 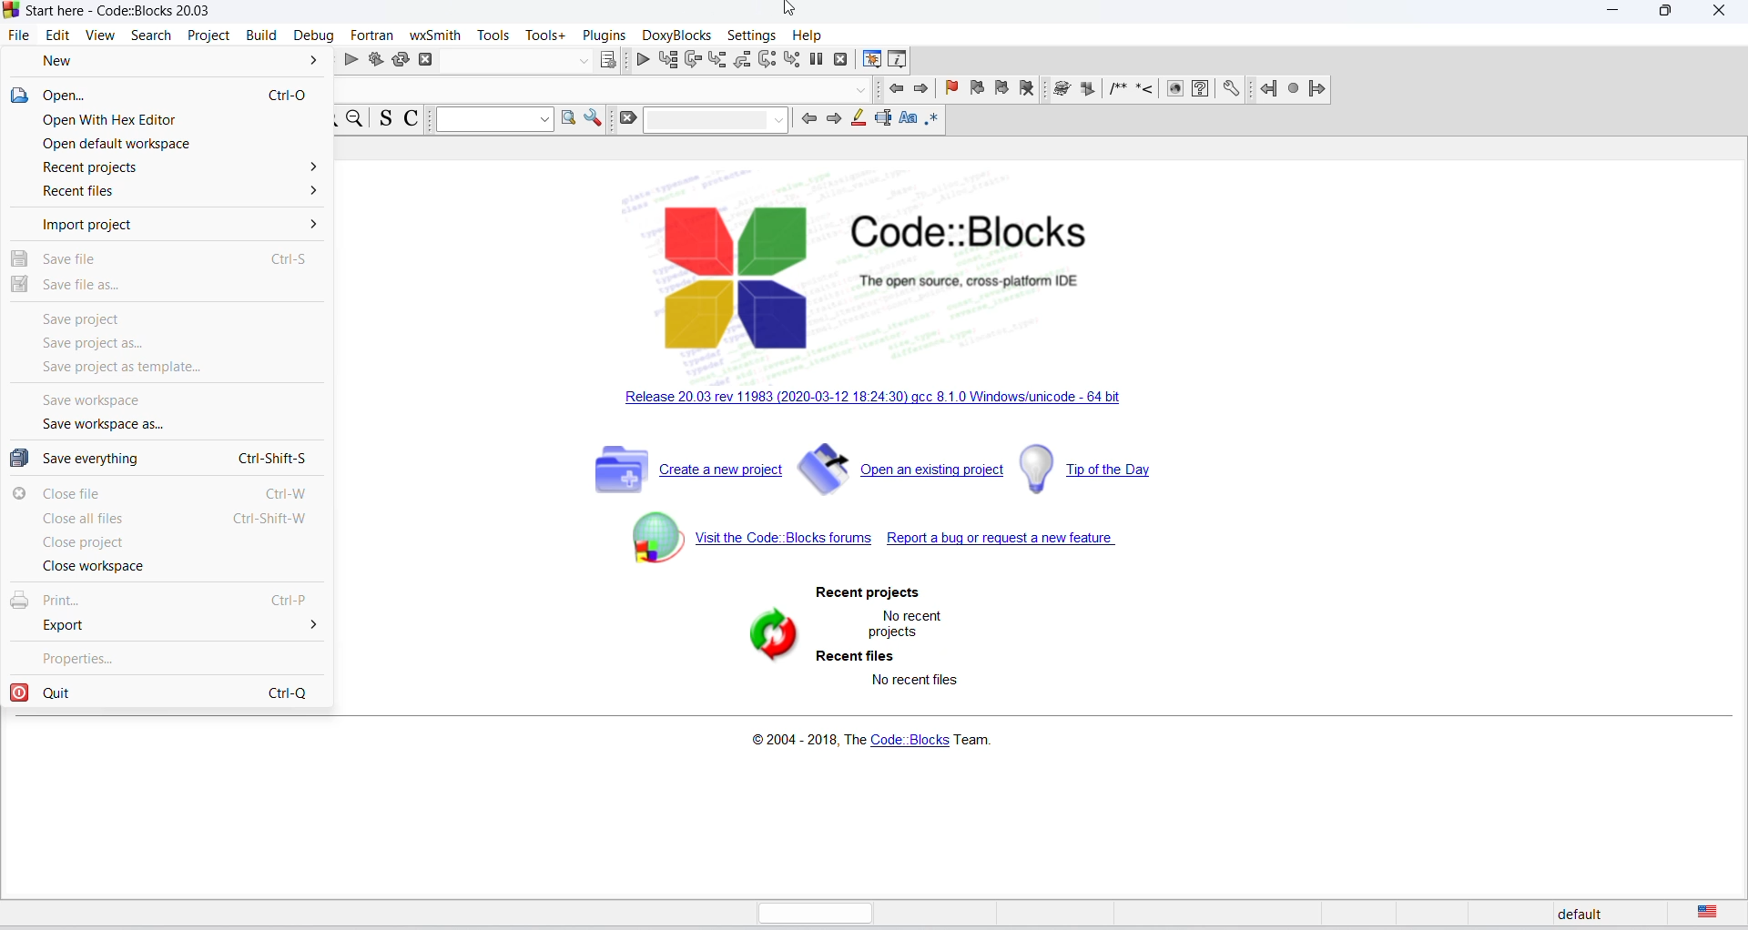 What do you see at coordinates (1173, 91) in the screenshot?
I see `icon` at bounding box center [1173, 91].